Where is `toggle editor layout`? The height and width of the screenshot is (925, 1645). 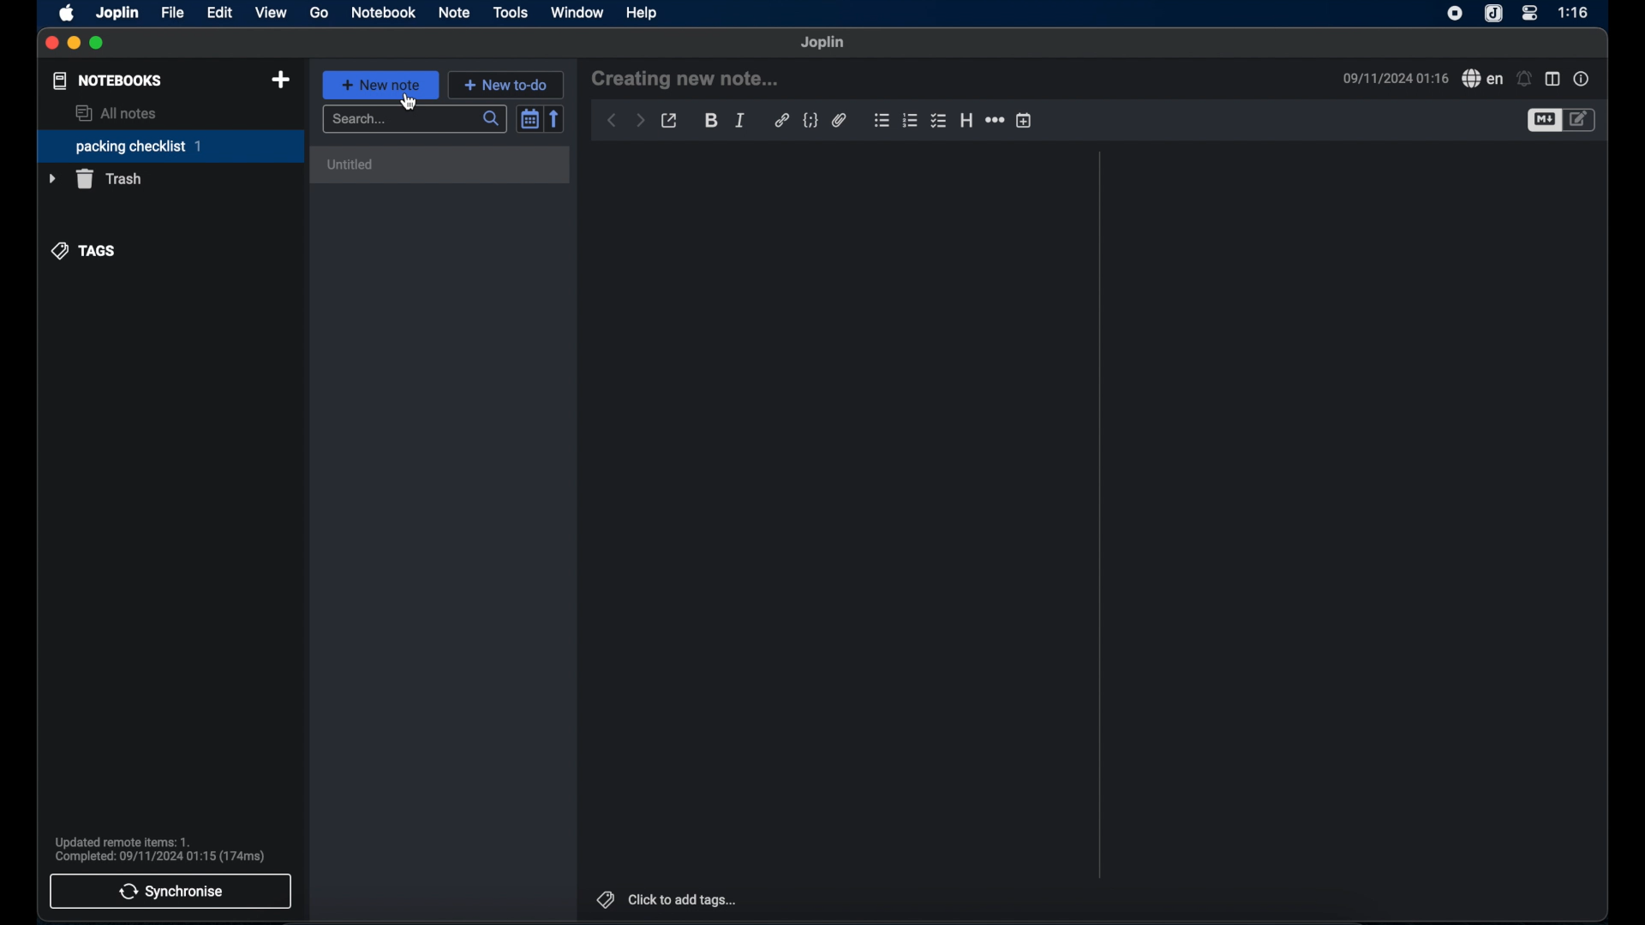
toggle editor layout is located at coordinates (1553, 78).